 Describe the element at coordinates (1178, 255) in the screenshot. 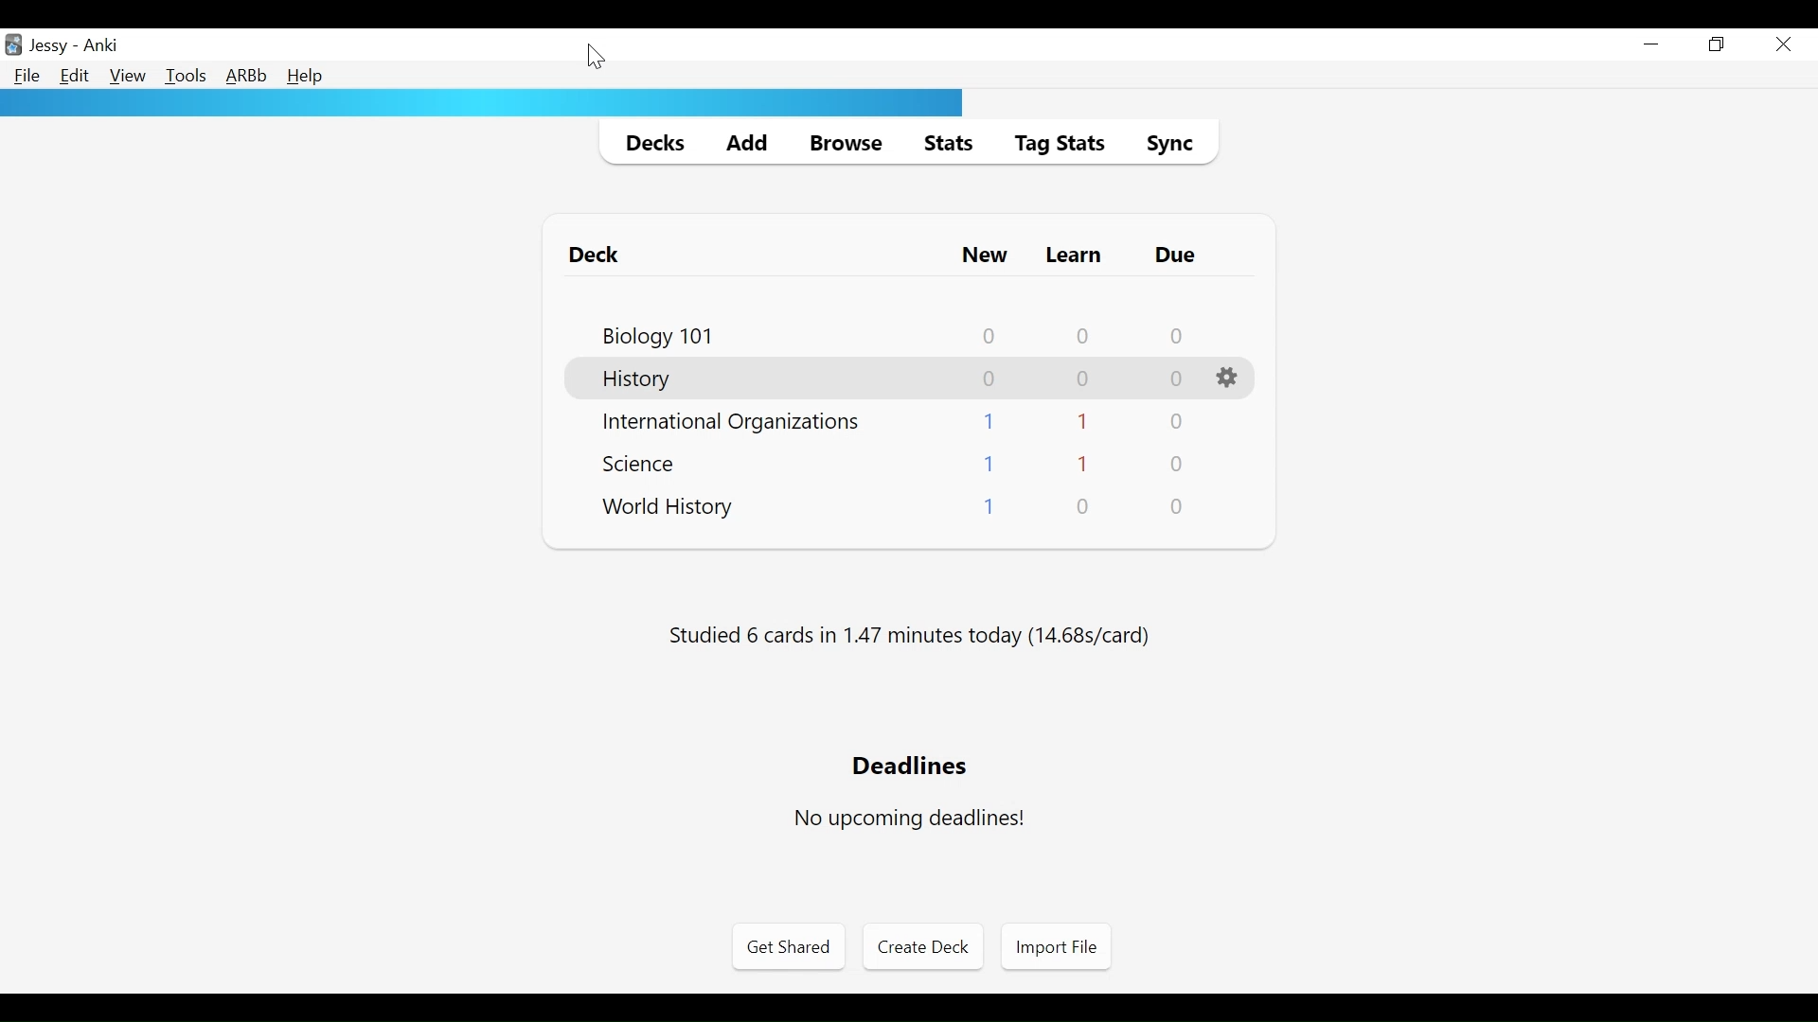

I see `Due` at that location.